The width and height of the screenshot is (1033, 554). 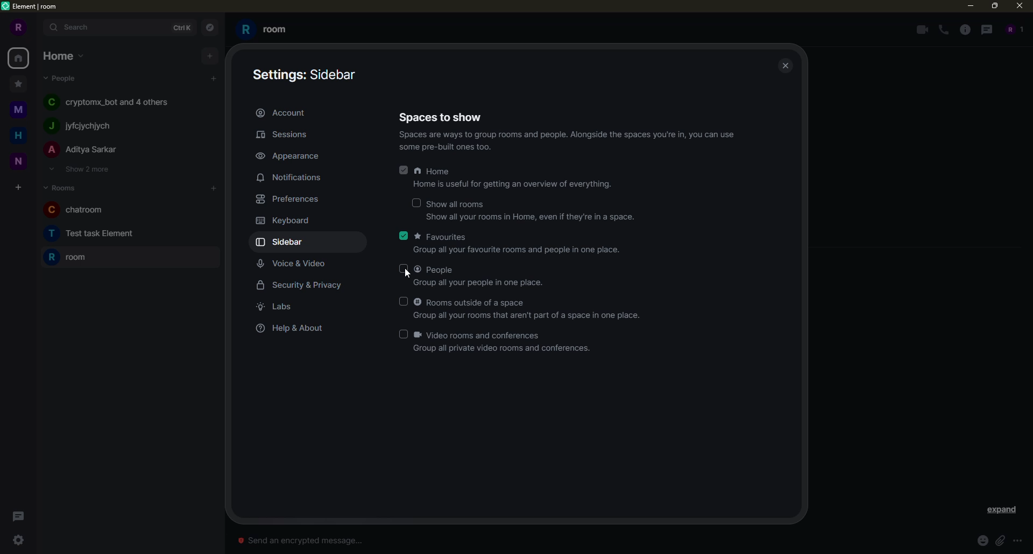 I want to click on Spaces are ways to group rooms and people. Alongside the spaces you're in, you can use
‘some pre-built ones too., so click(x=562, y=144).